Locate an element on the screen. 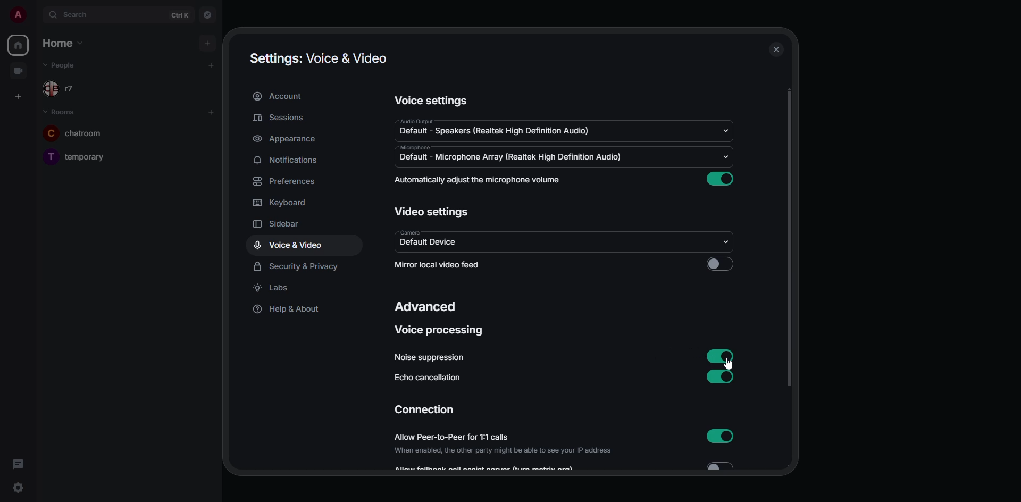 The image size is (1021, 502). navigator is located at coordinates (208, 14).